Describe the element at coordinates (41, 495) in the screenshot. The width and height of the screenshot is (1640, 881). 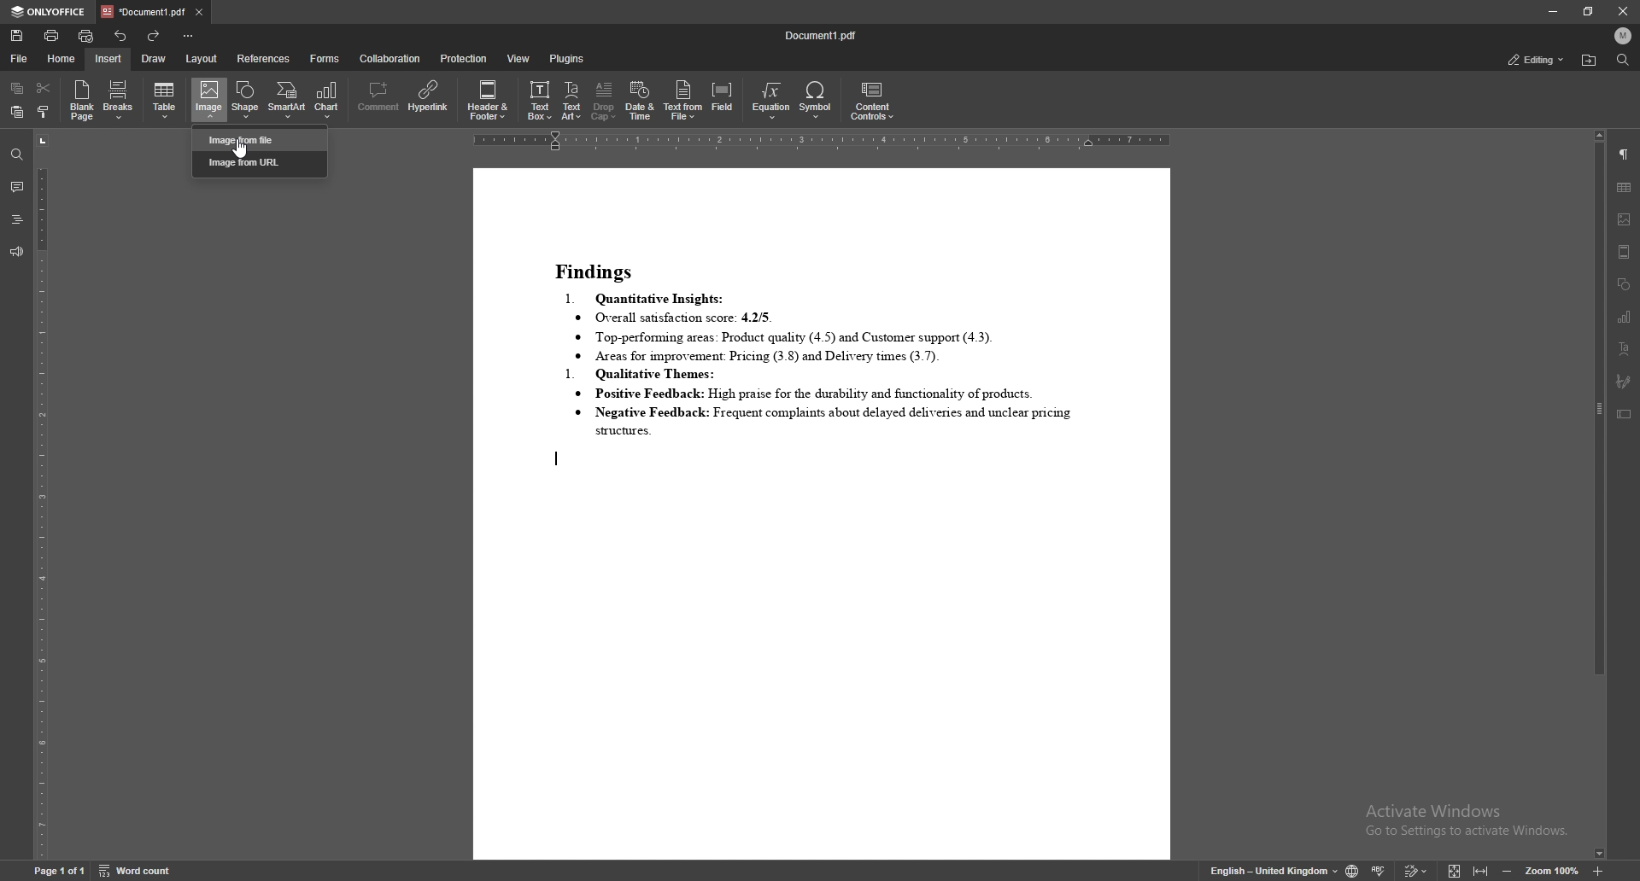
I see `vertical scale` at that location.